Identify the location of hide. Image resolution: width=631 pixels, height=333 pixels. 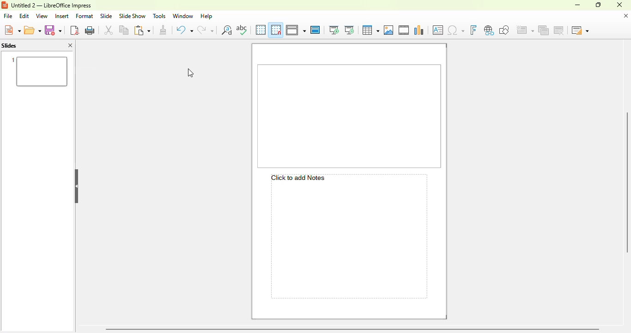
(77, 186).